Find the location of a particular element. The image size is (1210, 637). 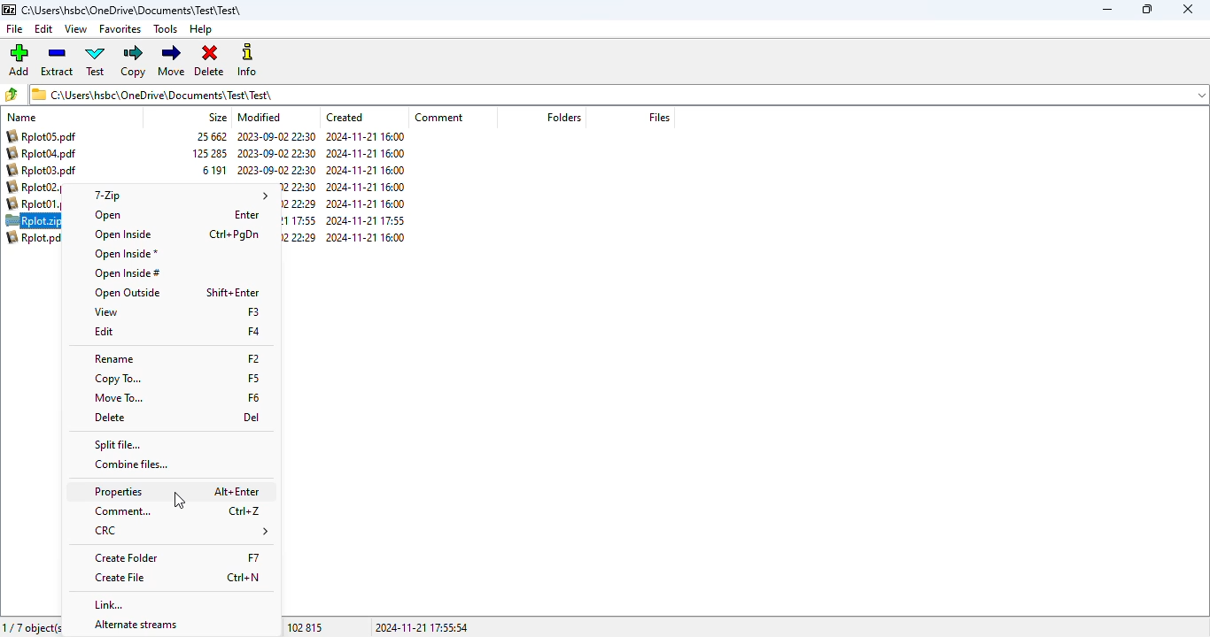

Rplot04.pdf 125285 2023-09-02 22:30 2024-11-21 16:00 is located at coordinates (208, 154).